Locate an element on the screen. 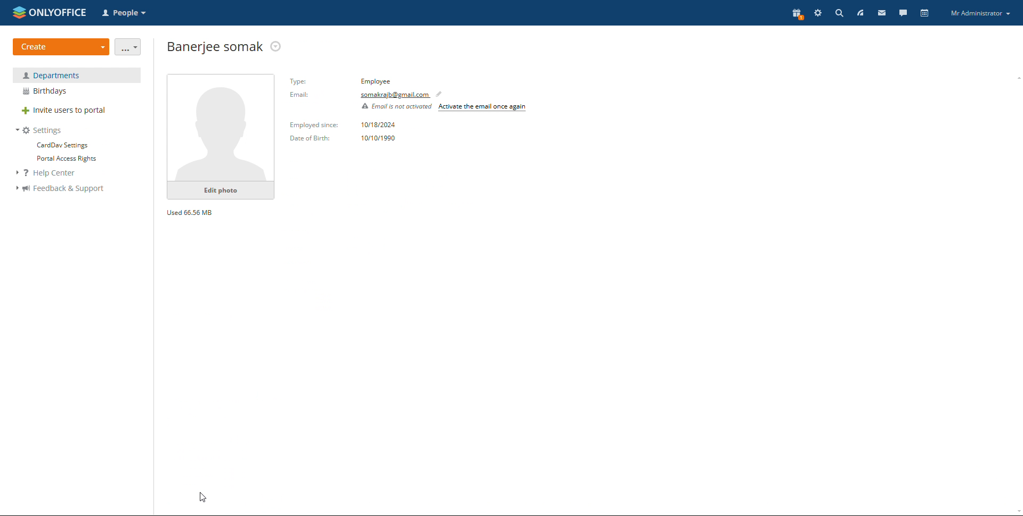 The image size is (1023, 516). profile is located at coordinates (980, 14).